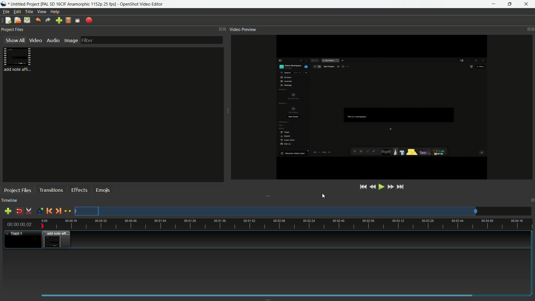 Image resolution: width=535 pixels, height=301 pixels. Describe the element at coordinates (290, 224) in the screenshot. I see `time` at that location.